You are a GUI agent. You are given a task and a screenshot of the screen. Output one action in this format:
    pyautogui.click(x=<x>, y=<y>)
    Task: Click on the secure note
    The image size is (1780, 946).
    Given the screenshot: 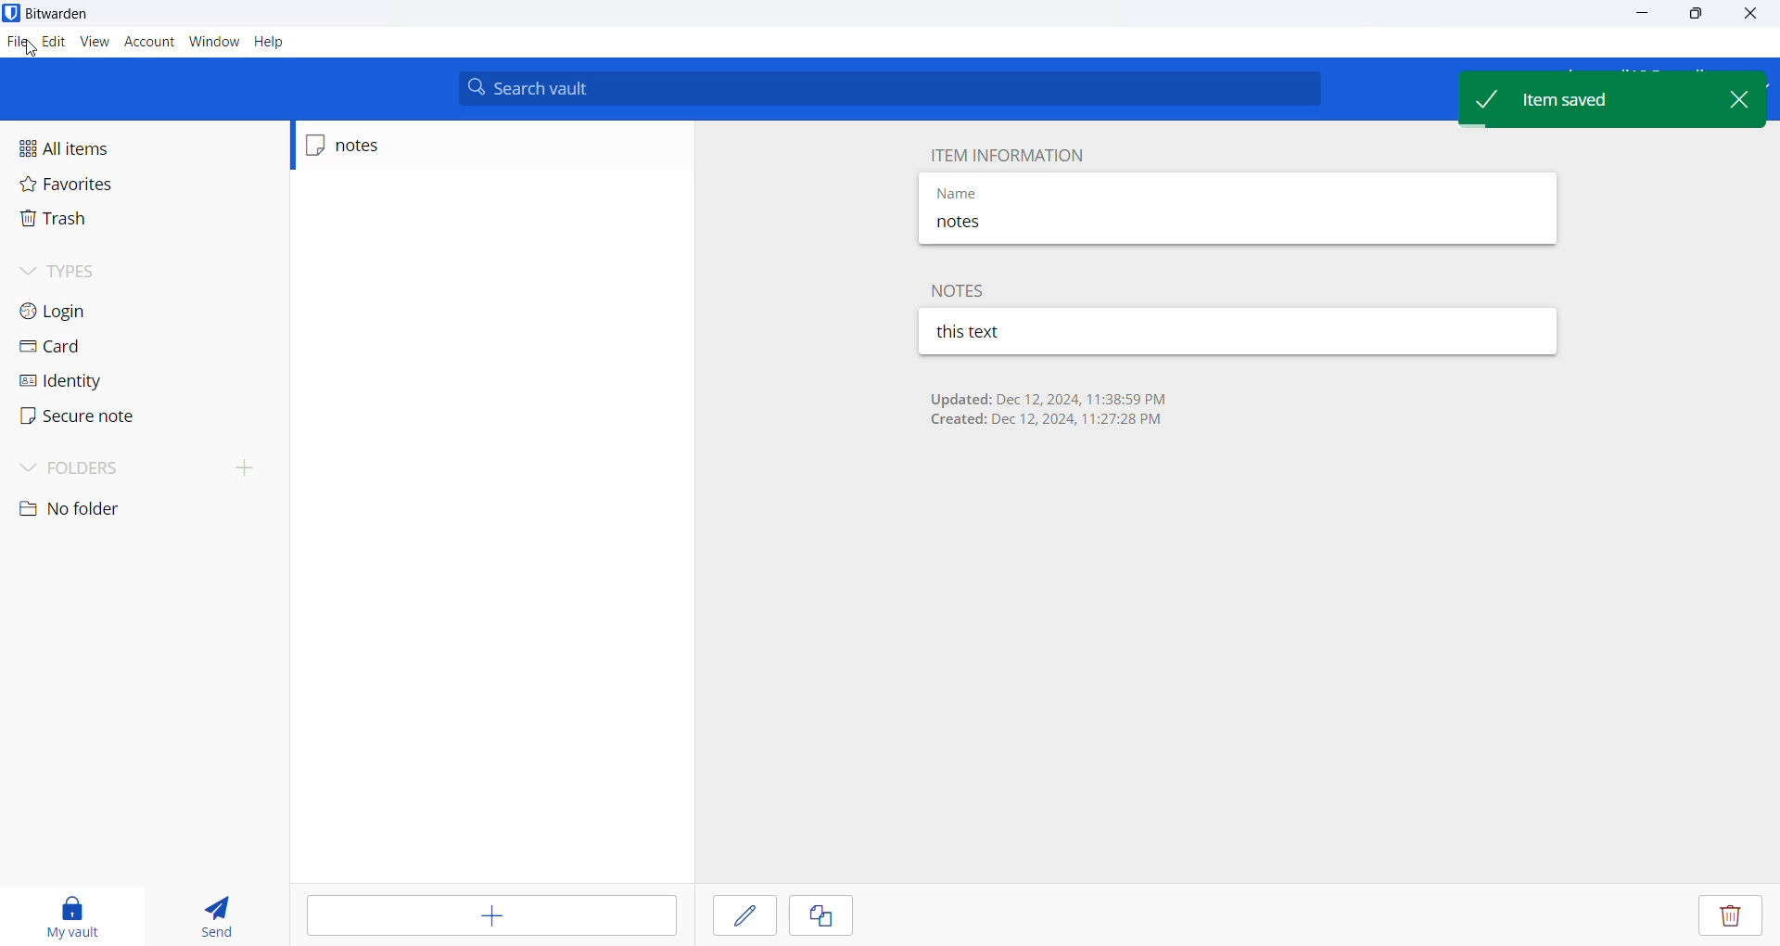 What is the action you would take?
    pyautogui.click(x=90, y=417)
    